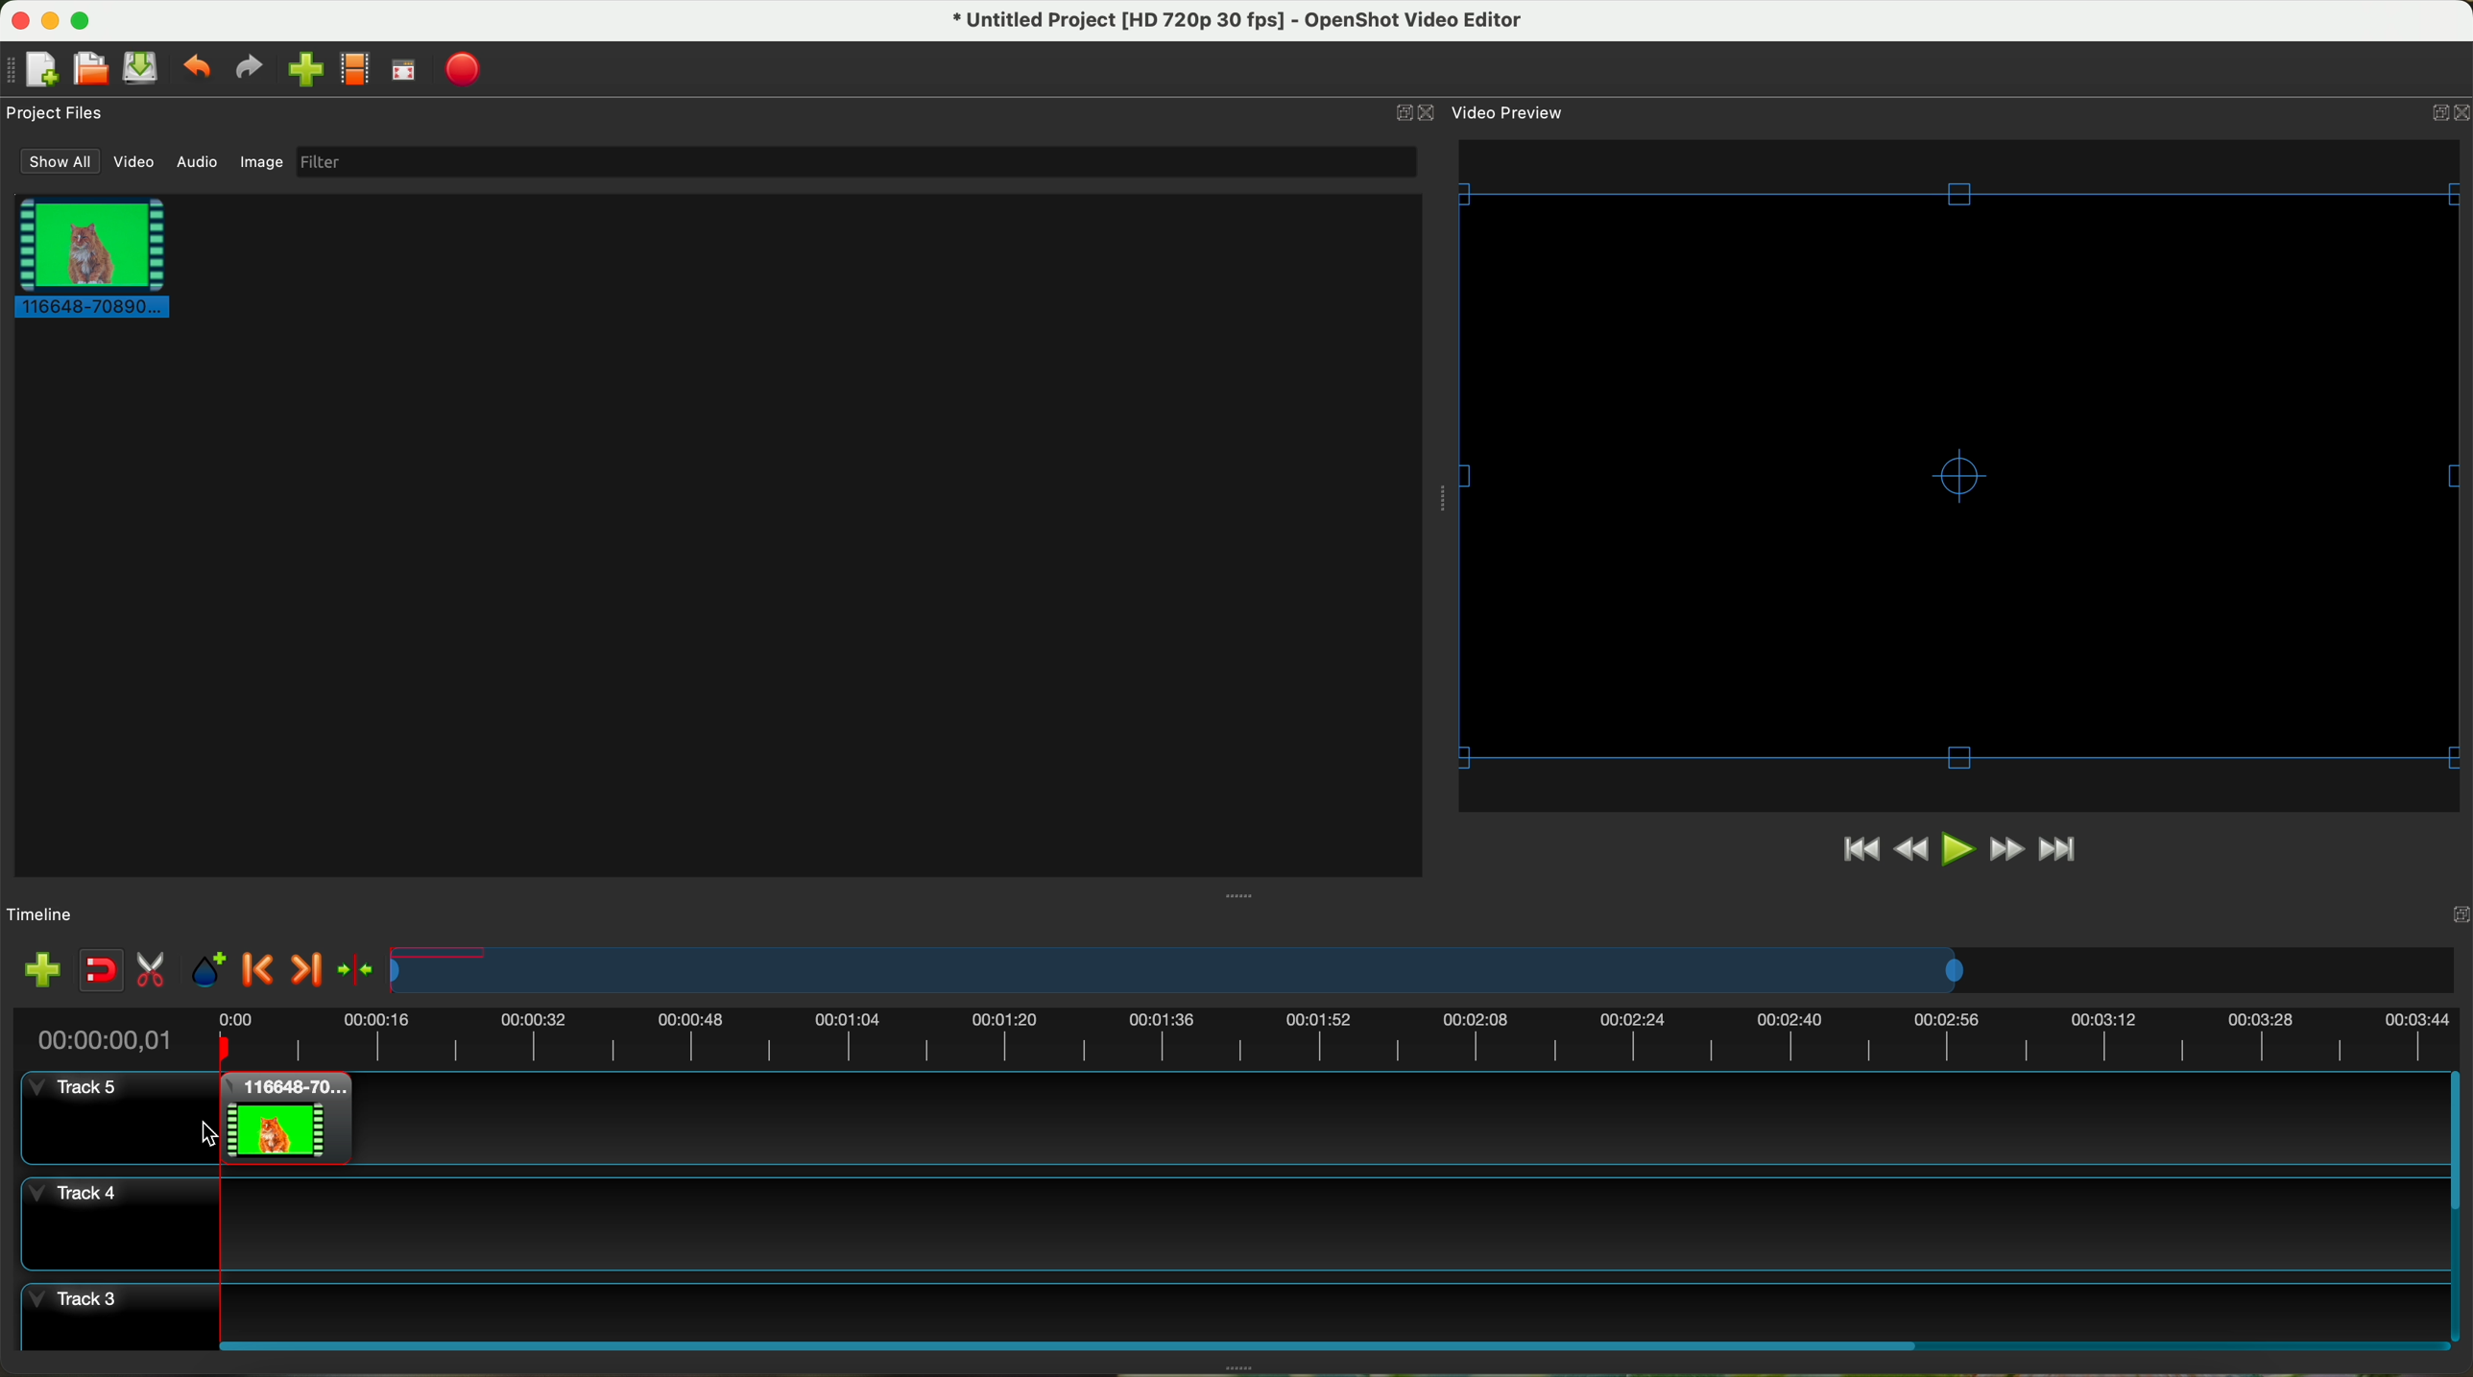  Describe the element at coordinates (463, 71) in the screenshot. I see `export video` at that location.